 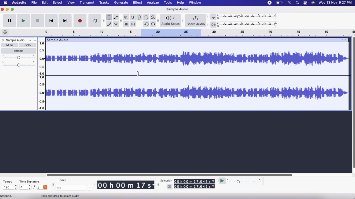 I want to click on Multi-tool, so click(x=116, y=24).